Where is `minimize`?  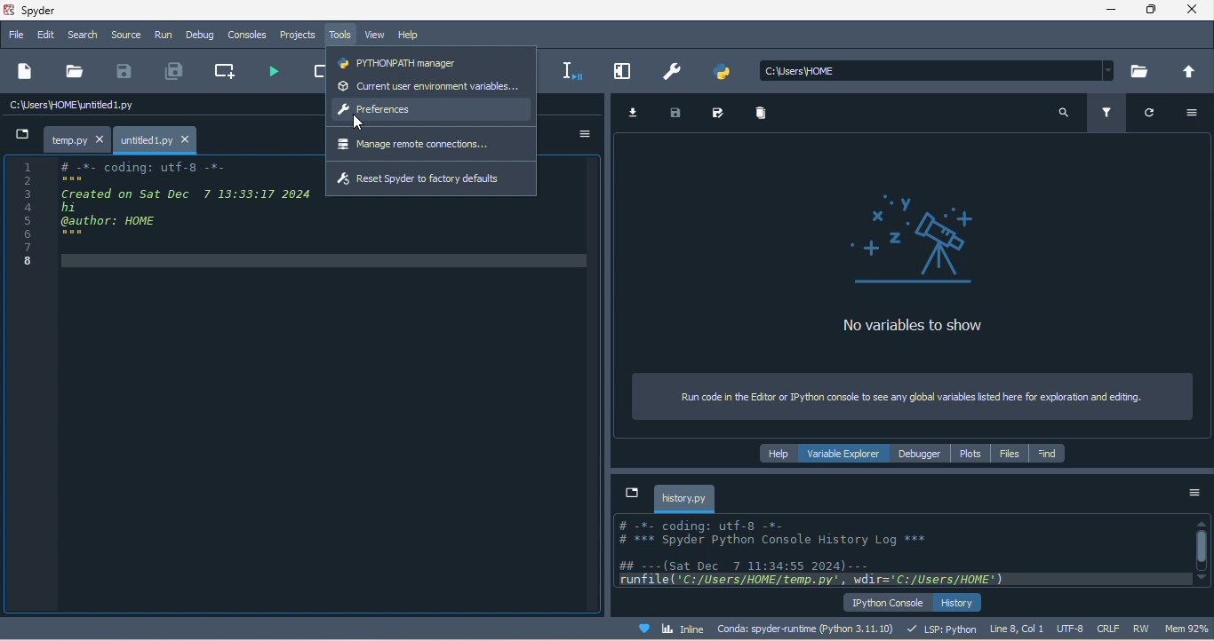 minimize is located at coordinates (1115, 12).